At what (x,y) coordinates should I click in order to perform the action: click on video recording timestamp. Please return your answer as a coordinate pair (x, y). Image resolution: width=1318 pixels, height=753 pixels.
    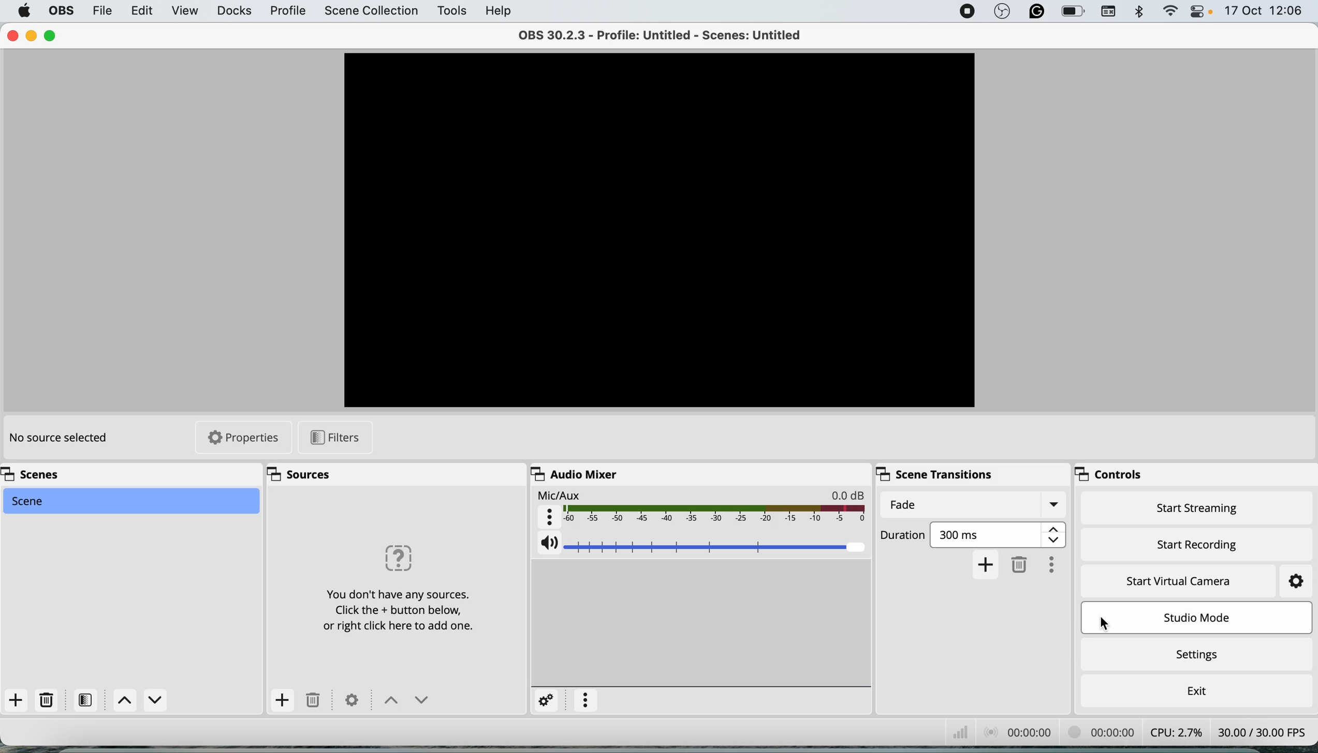
    Looking at the image, I should click on (1097, 732).